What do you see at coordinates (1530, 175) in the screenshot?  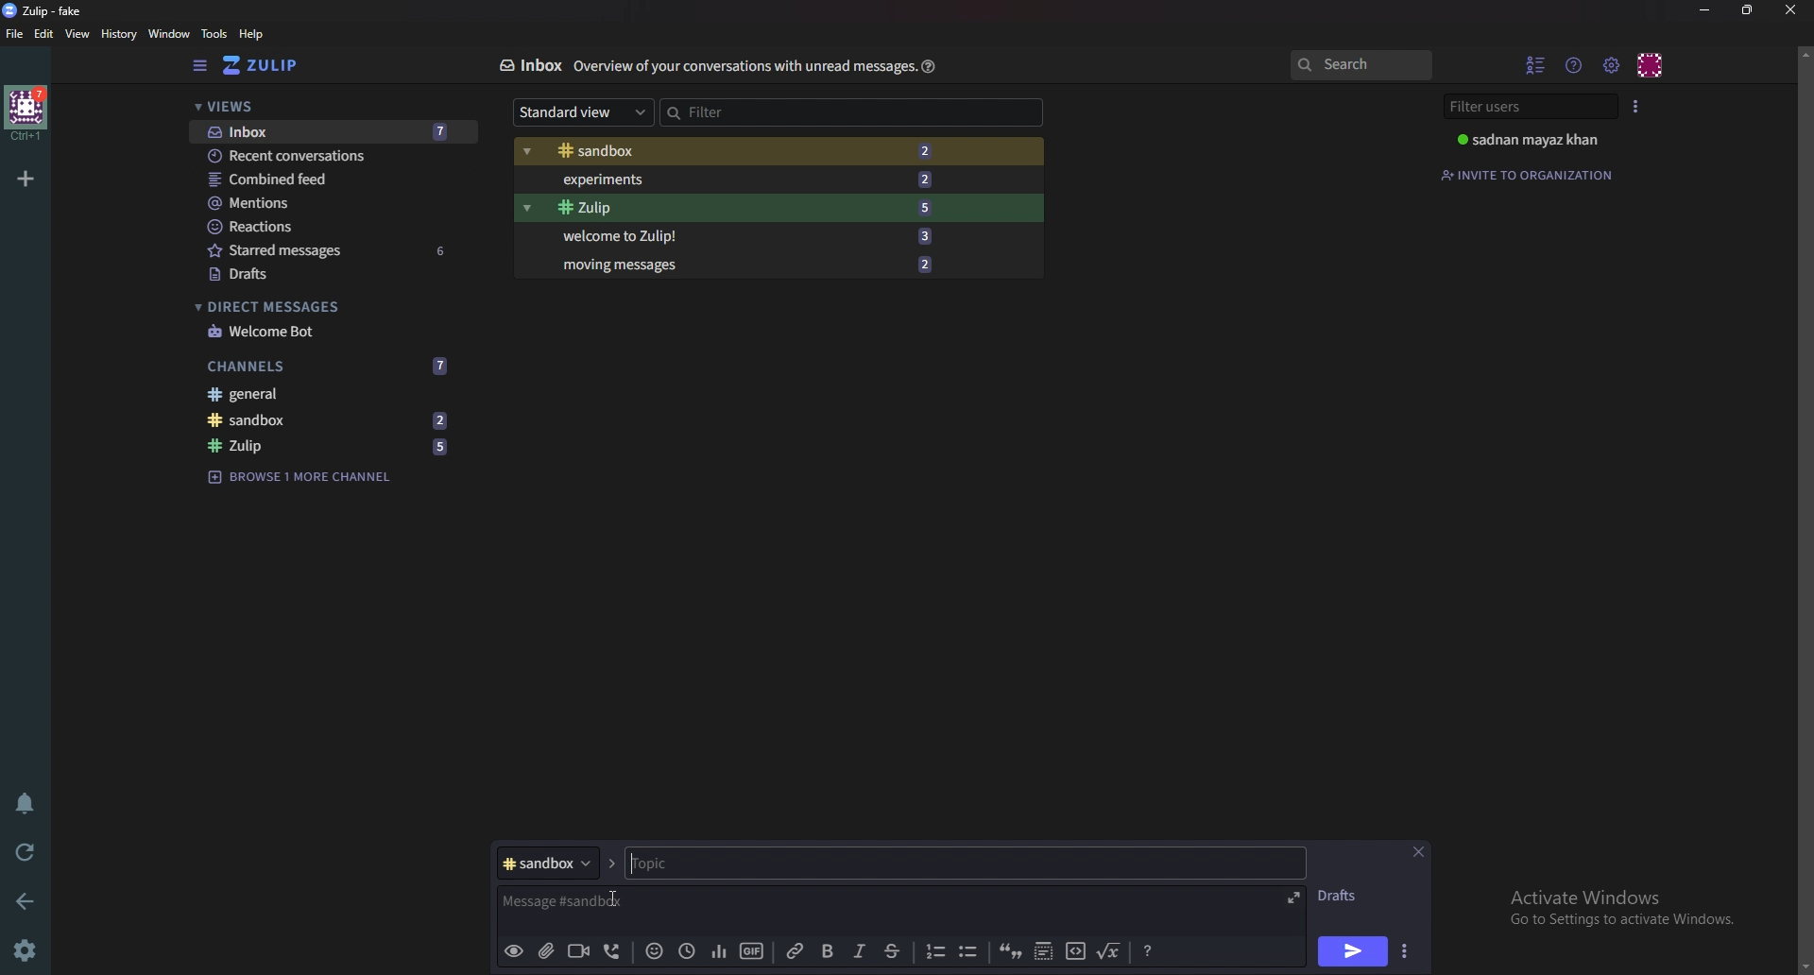 I see `Invite to organization` at bounding box center [1530, 175].